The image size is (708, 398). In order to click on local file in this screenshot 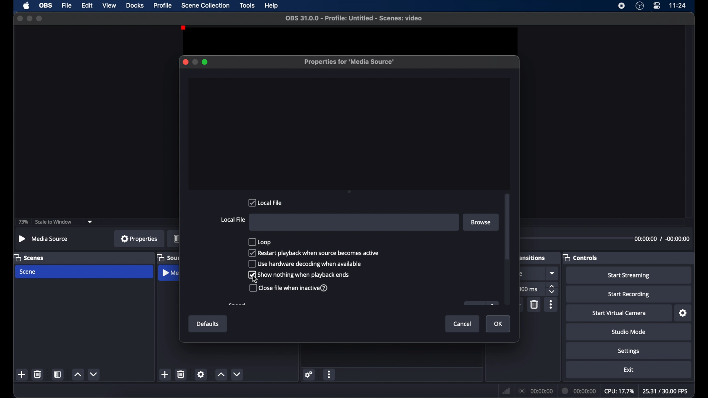, I will do `click(265, 202)`.